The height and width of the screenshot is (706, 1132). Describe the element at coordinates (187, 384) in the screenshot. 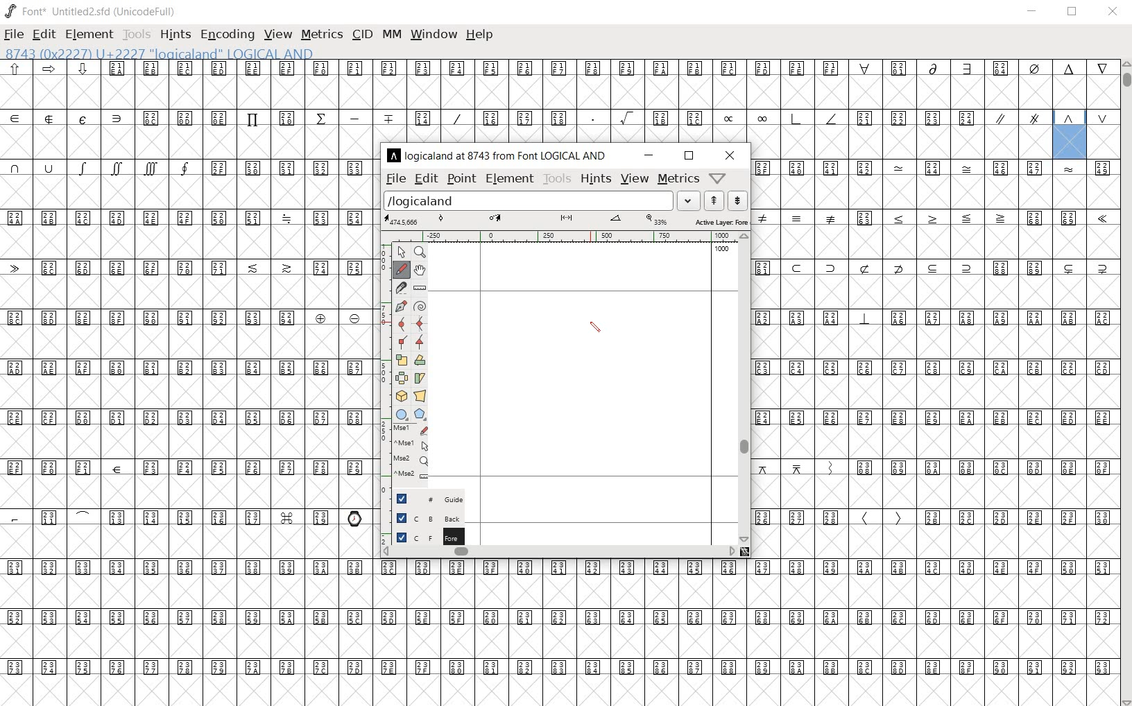

I see `glyph characters` at that location.